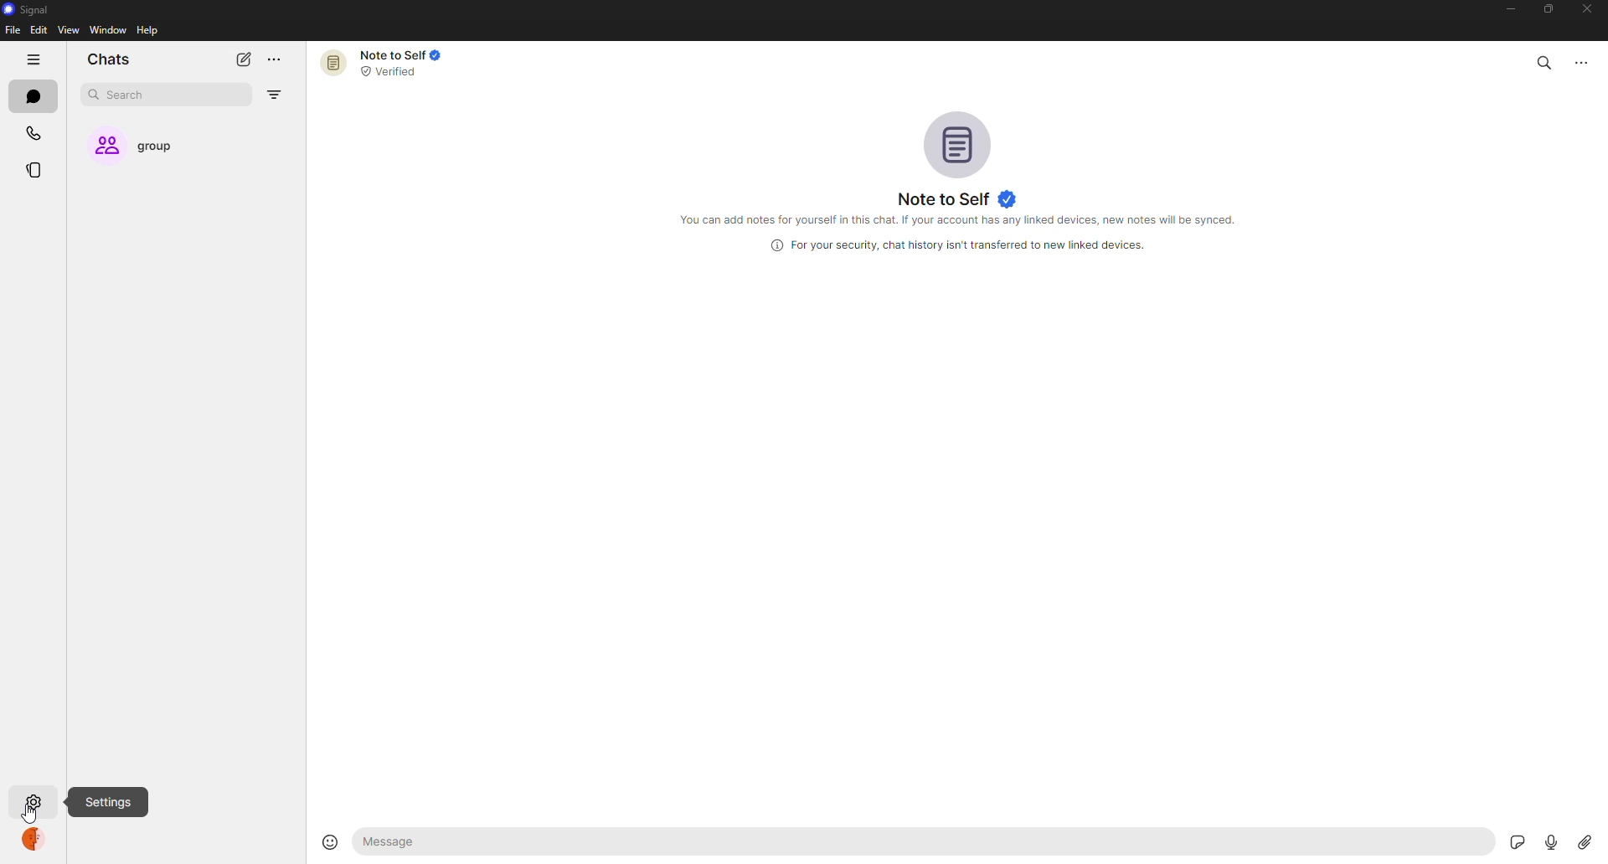 The image size is (1608, 864). I want to click on info, so click(966, 222).